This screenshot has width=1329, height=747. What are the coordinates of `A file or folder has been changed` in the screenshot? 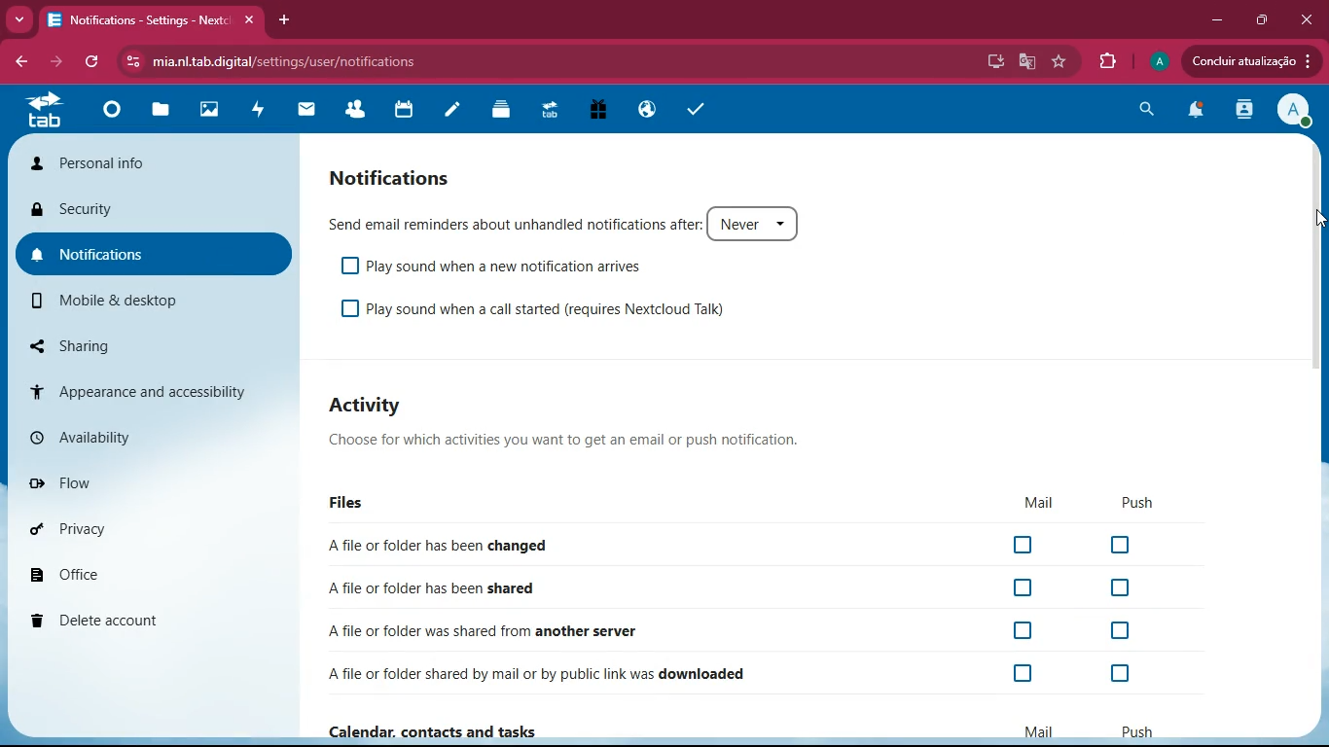 It's located at (441, 548).